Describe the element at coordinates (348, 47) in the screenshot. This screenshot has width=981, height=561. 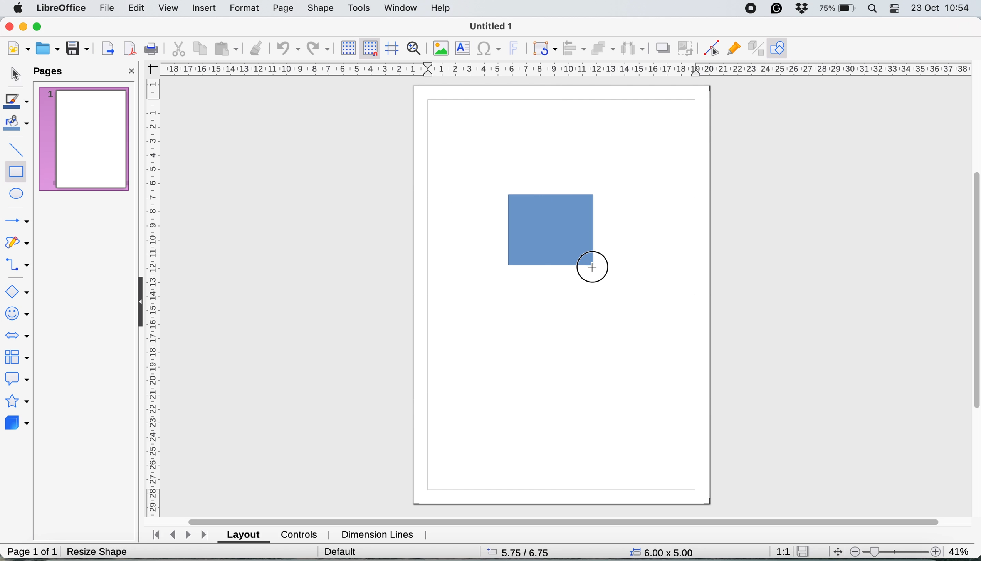
I see `display grid` at that location.